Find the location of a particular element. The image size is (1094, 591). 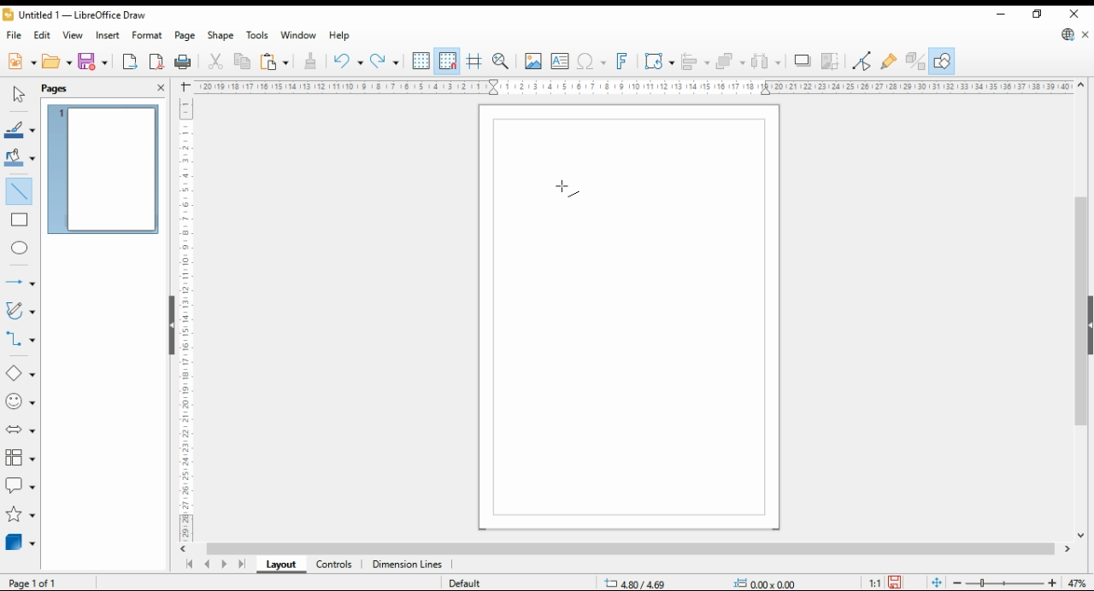

shadow is located at coordinates (803, 61).